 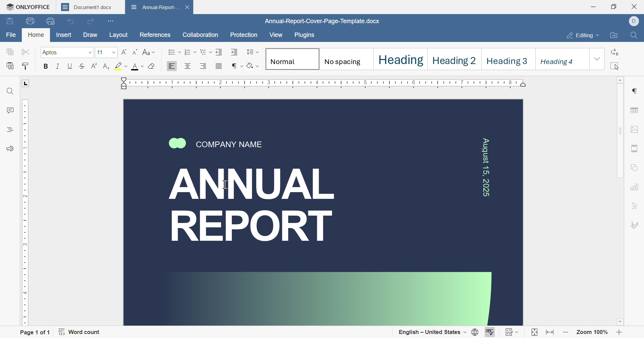 What do you see at coordinates (534, 333) in the screenshot?
I see `fit to page` at bounding box center [534, 333].